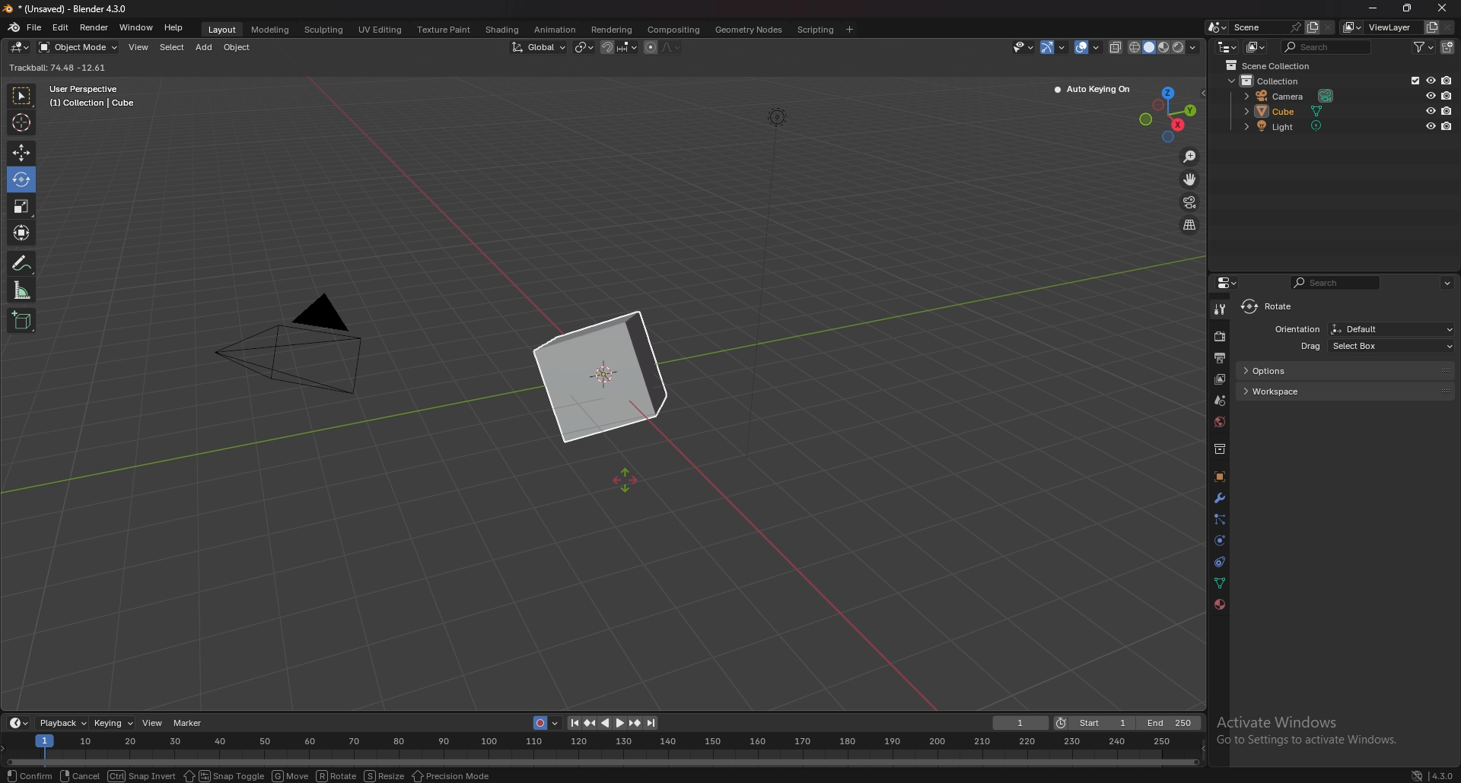 The width and height of the screenshot is (1461, 783). What do you see at coordinates (1221, 561) in the screenshot?
I see `constraints` at bounding box center [1221, 561].